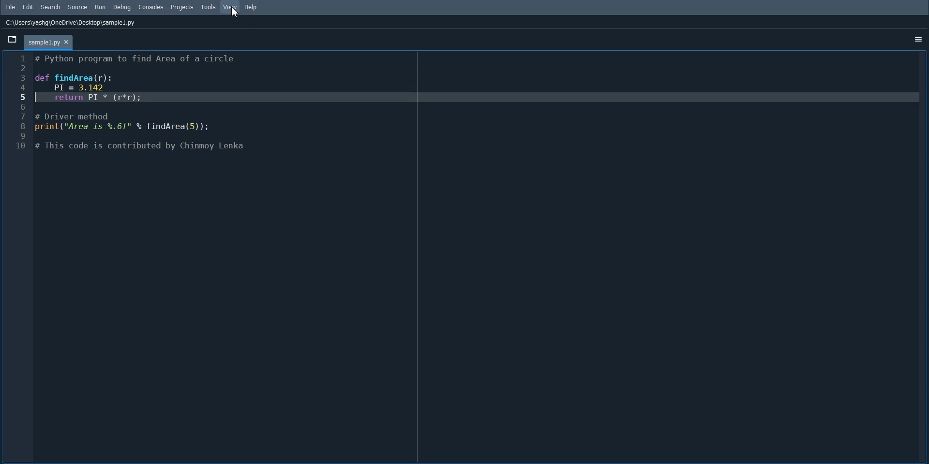  I want to click on View, so click(230, 7).